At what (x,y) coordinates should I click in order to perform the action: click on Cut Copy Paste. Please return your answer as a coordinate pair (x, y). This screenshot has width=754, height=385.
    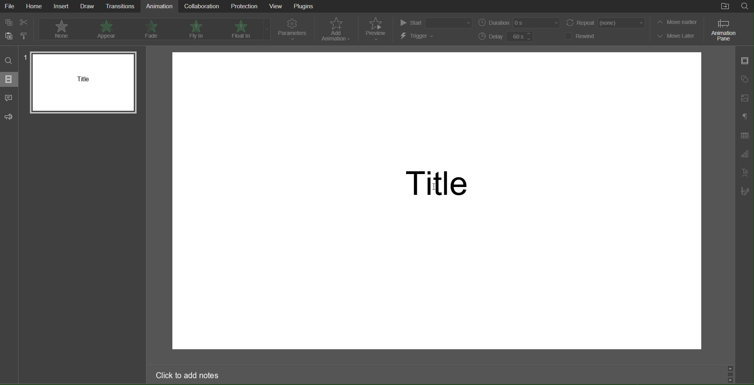
    Looking at the image, I should click on (15, 30).